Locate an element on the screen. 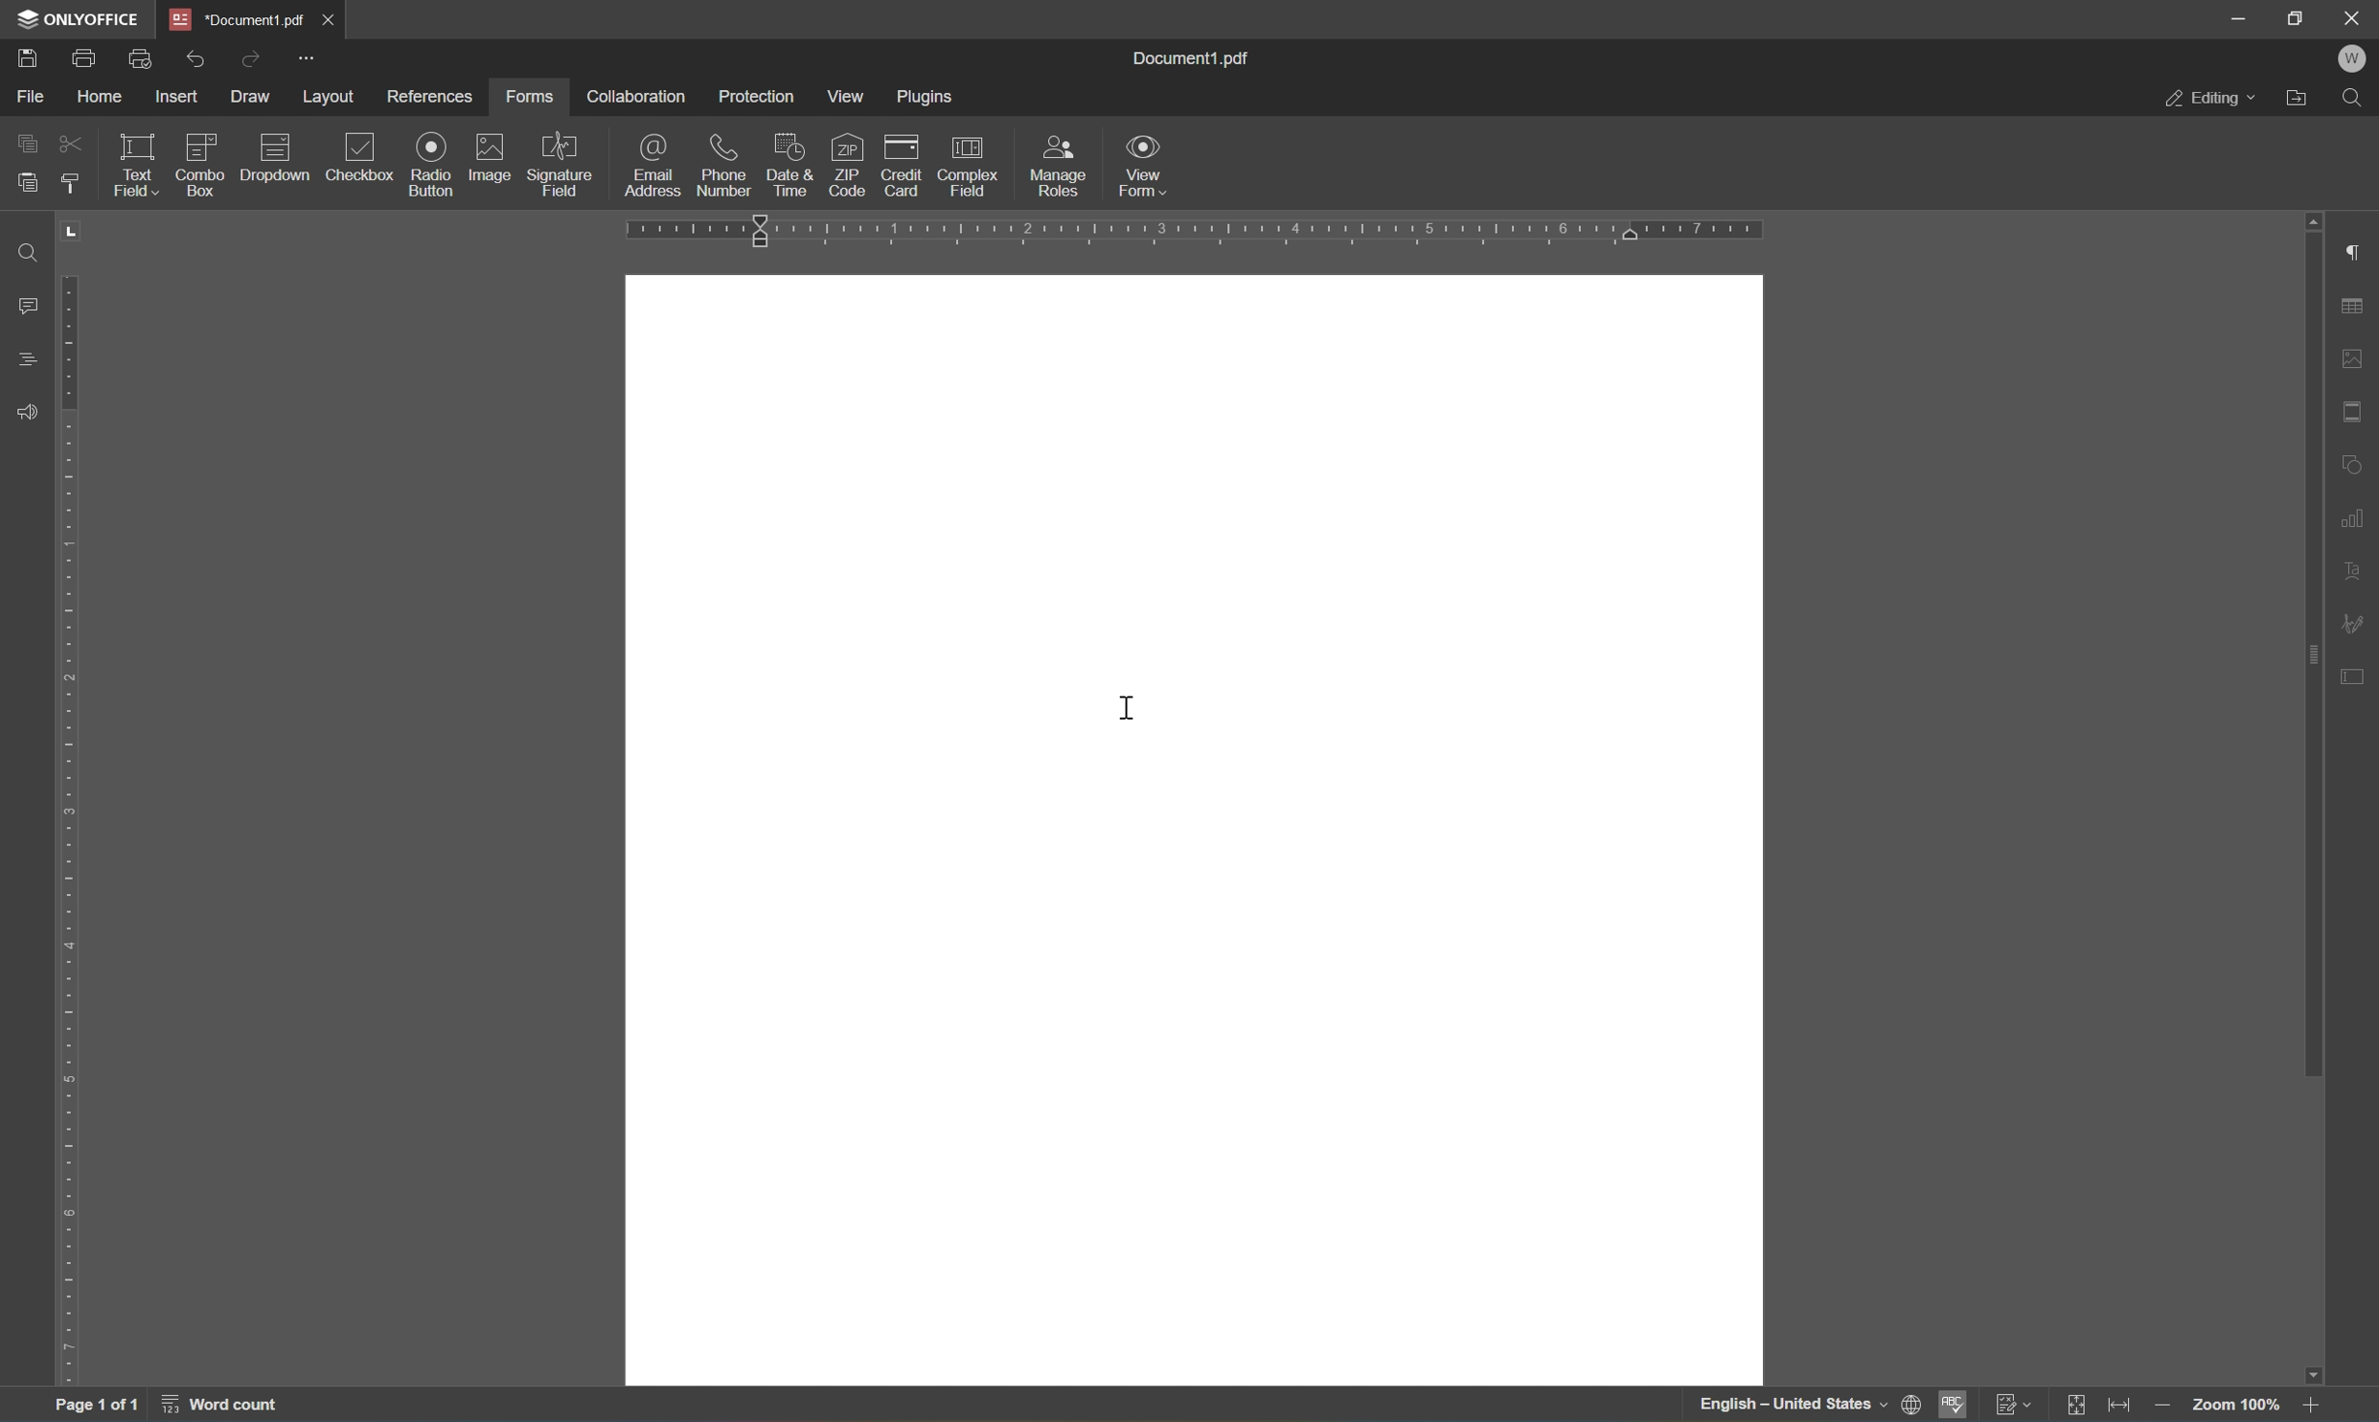 The width and height of the screenshot is (2379, 1422). references is located at coordinates (432, 94).